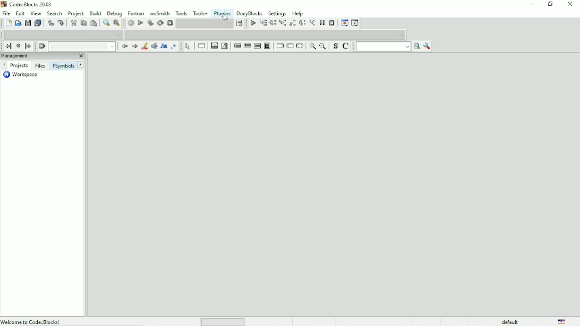 The image size is (580, 326). What do you see at coordinates (76, 13) in the screenshot?
I see `Project` at bounding box center [76, 13].